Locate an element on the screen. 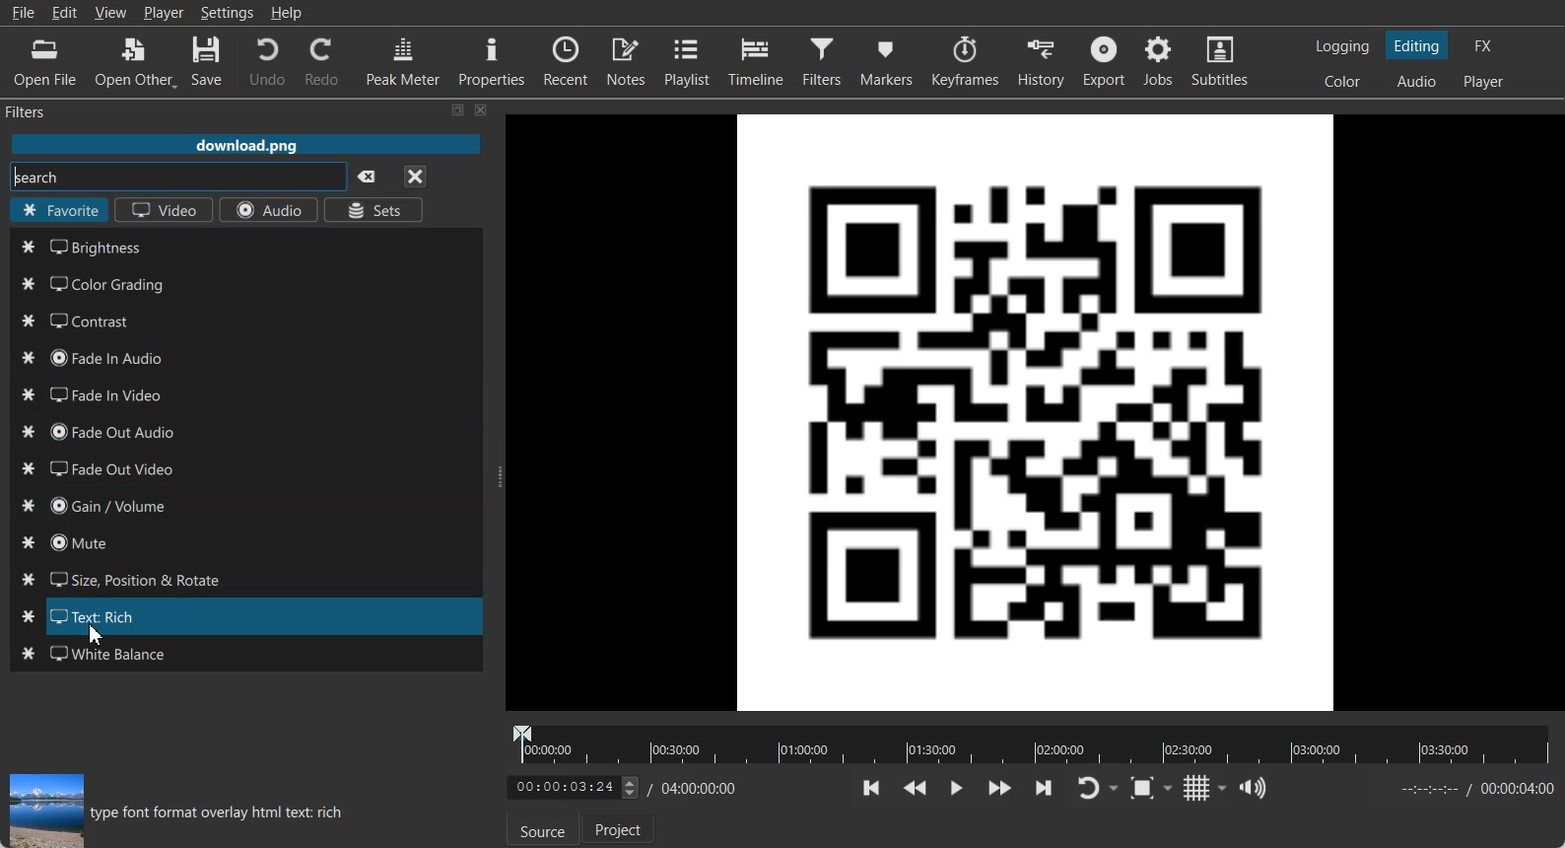  White Balance is located at coordinates (244, 655).